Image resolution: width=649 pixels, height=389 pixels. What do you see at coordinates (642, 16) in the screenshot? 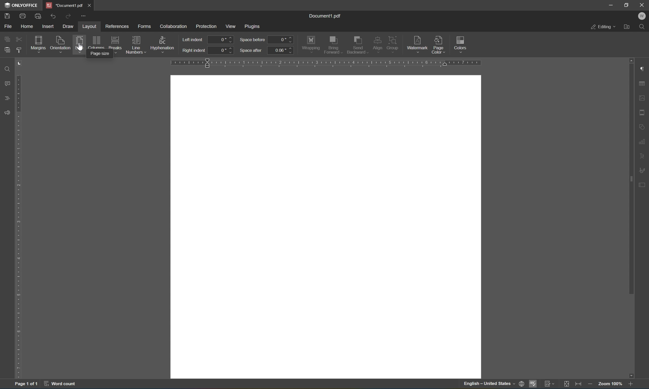
I see `W` at bounding box center [642, 16].